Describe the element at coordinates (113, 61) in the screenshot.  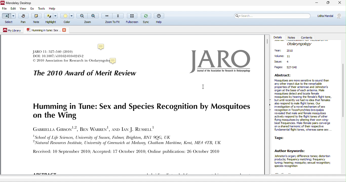
I see `Added a sticky note to a PDF` at that location.